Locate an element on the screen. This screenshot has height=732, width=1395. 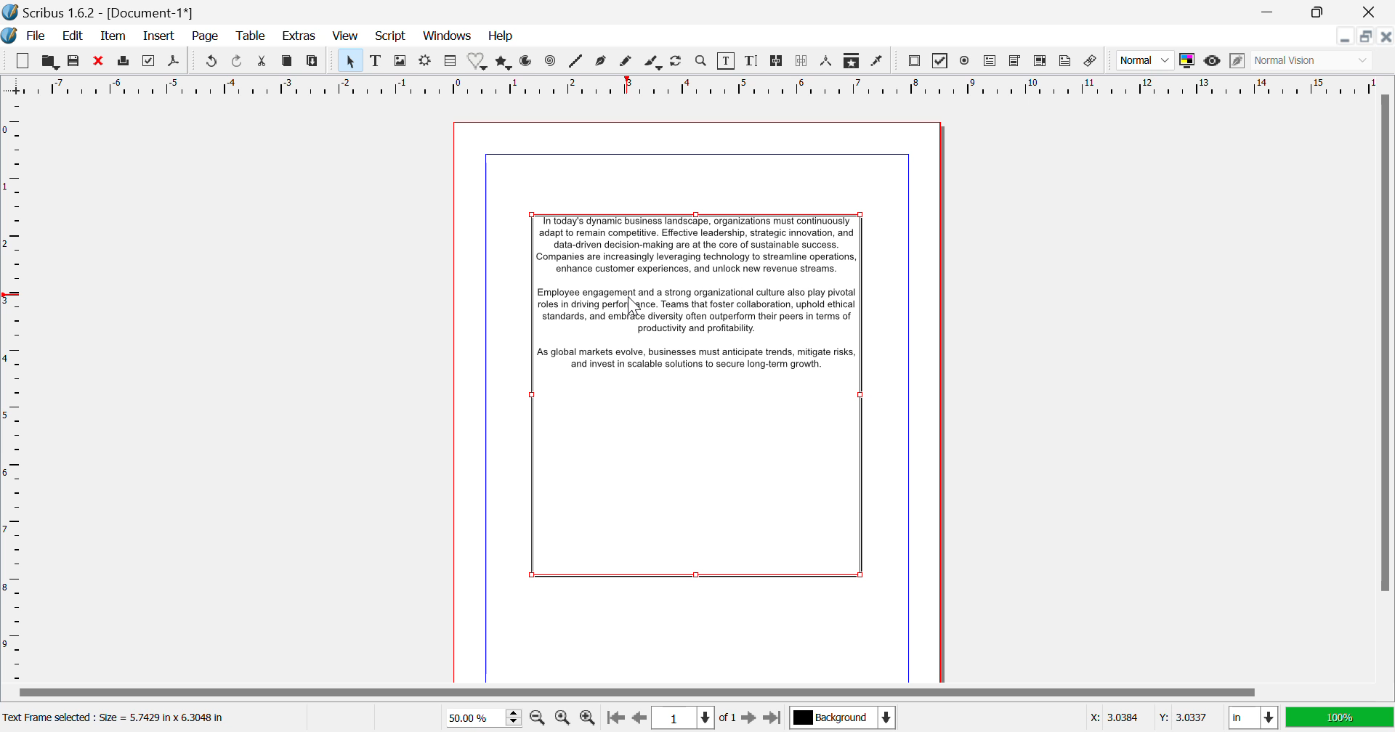
Image Frame is located at coordinates (401, 61).